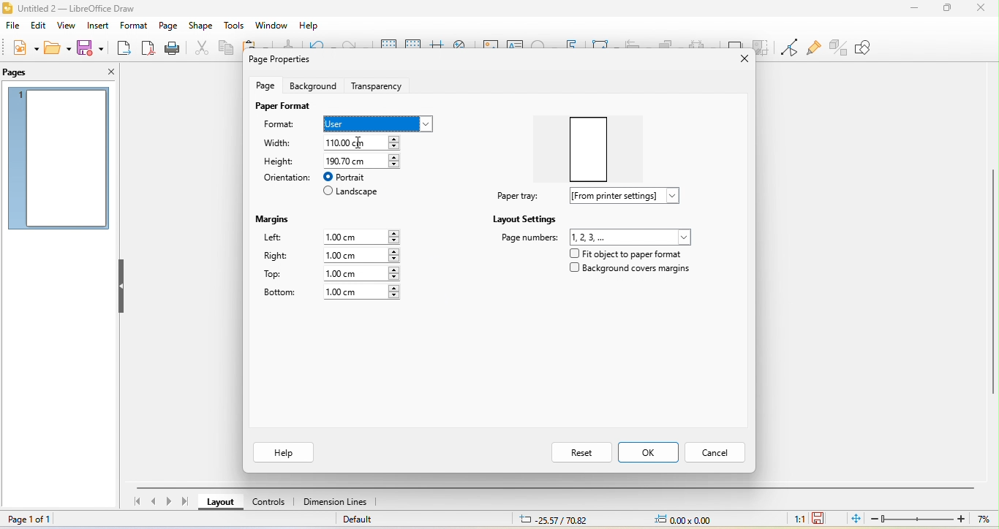 This screenshot has height=529, width=999. What do you see at coordinates (630, 271) in the screenshot?
I see `background cover margins` at bounding box center [630, 271].